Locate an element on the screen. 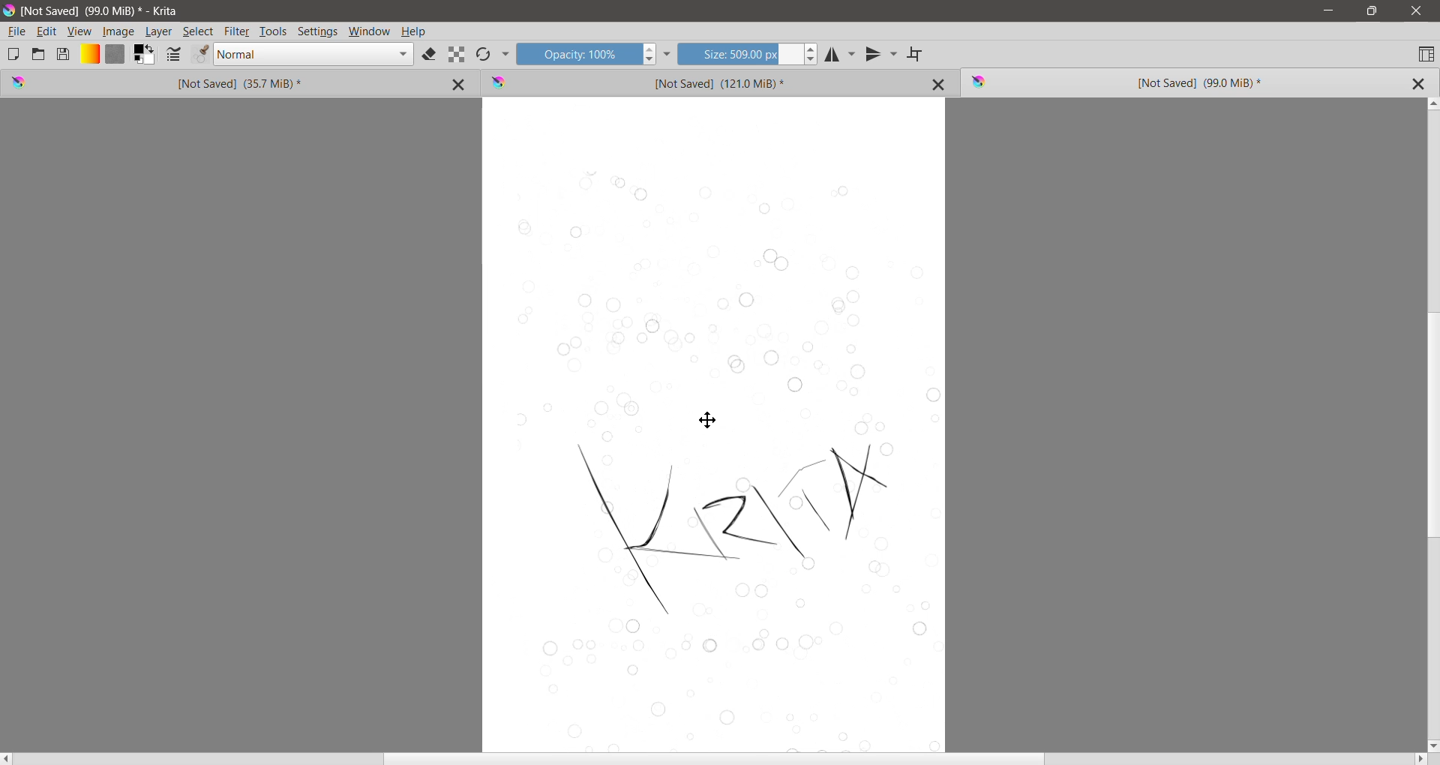 This screenshot has width=1440, height=765. Image is located at coordinates (118, 32).